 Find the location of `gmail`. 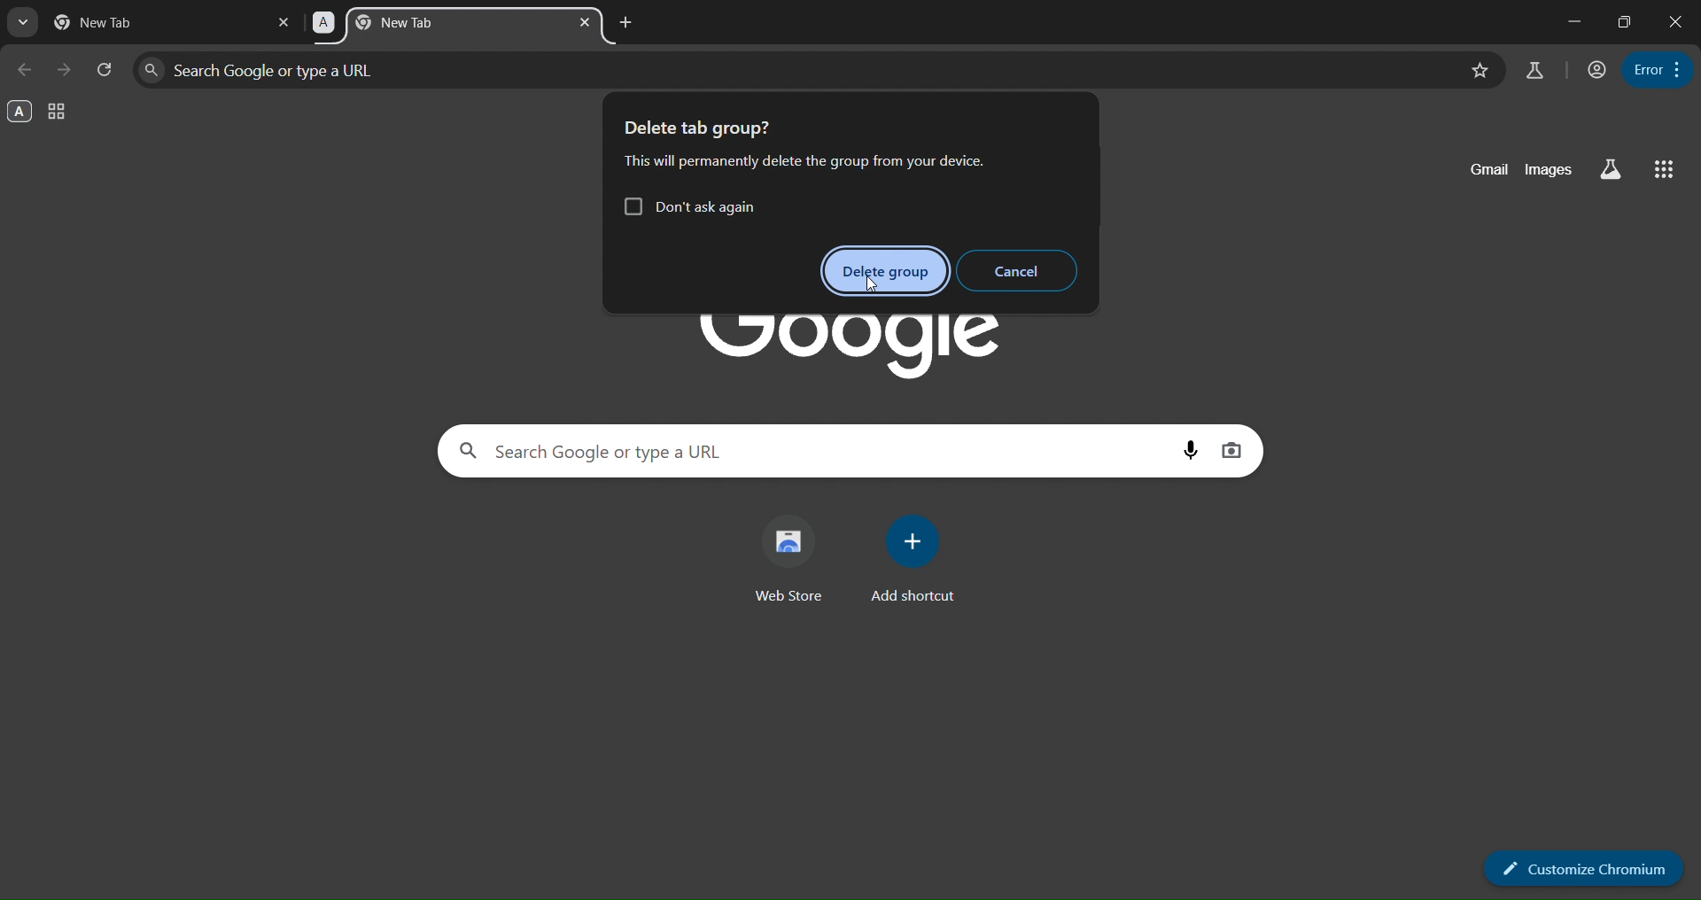

gmail is located at coordinates (1482, 171).